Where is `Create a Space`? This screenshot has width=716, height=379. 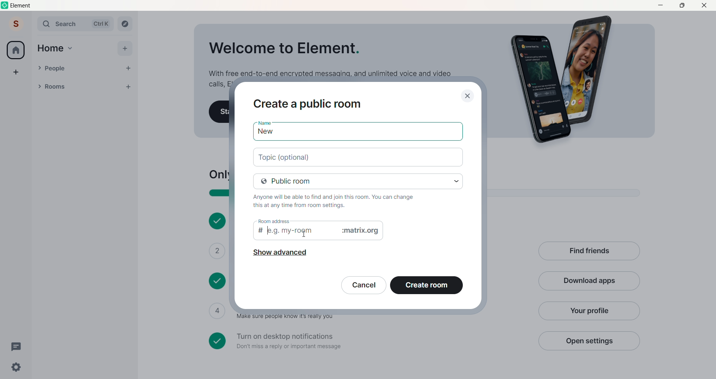 Create a Space is located at coordinates (16, 72).